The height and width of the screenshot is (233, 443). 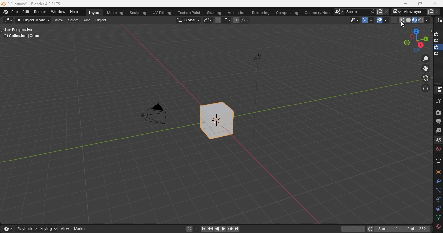 I want to click on minimize, so click(x=405, y=3).